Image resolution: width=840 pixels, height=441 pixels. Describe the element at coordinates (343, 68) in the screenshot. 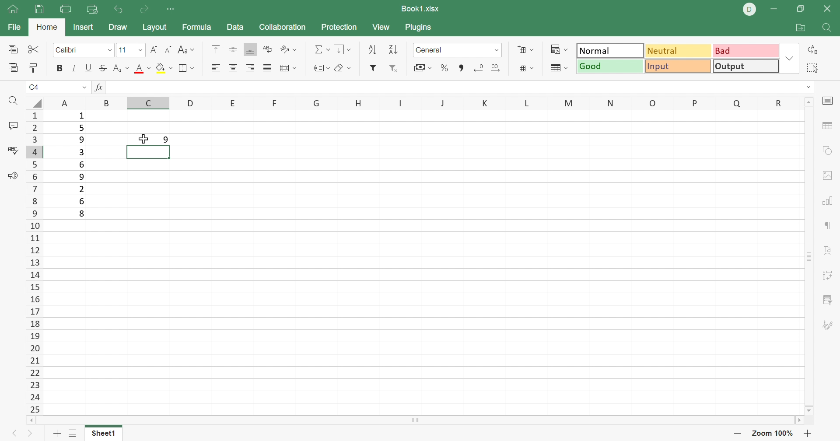

I see `Clear` at that location.